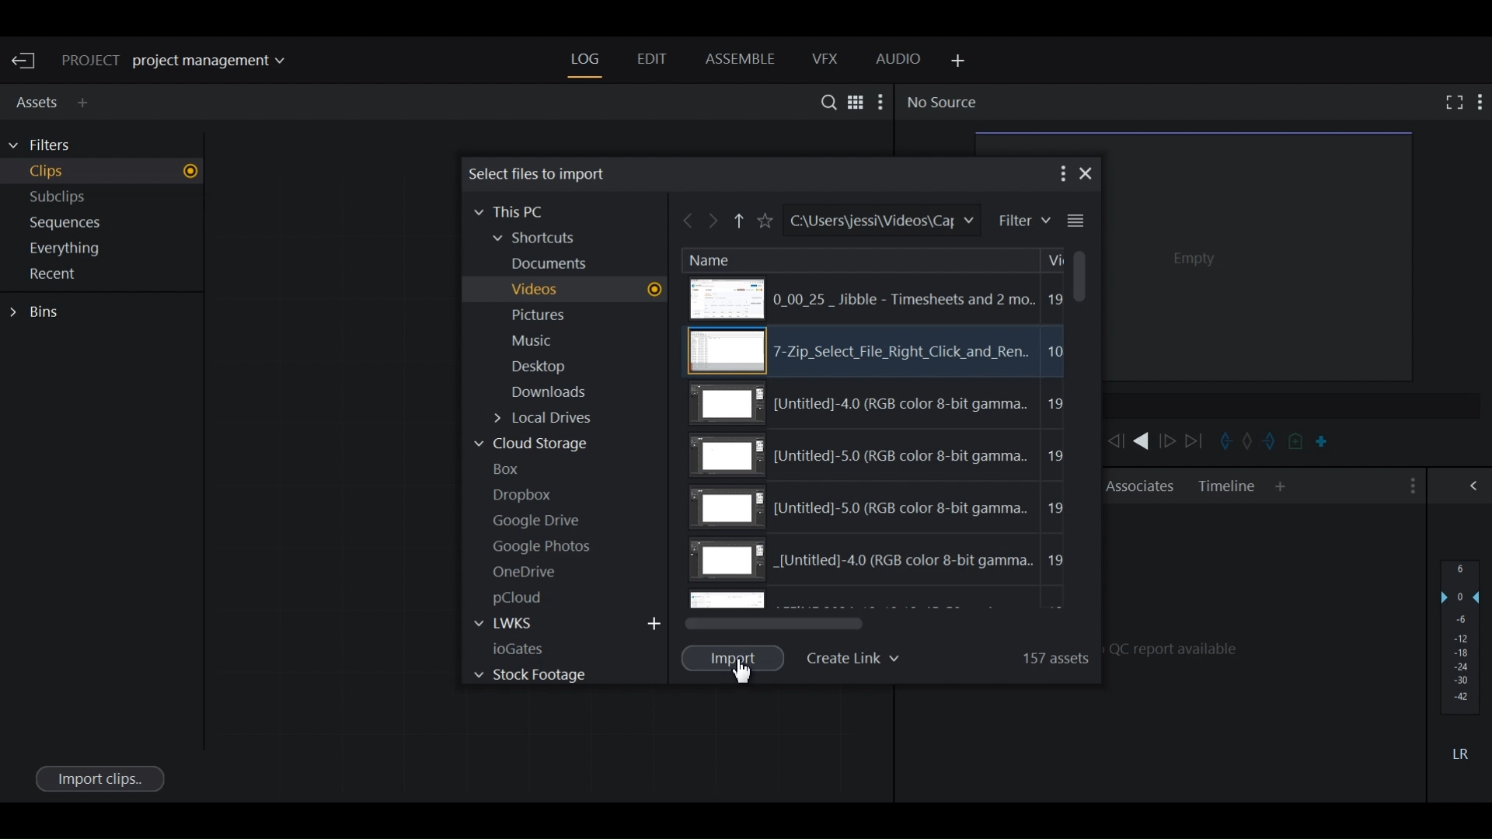 Image resolution: width=1492 pixels, height=839 pixels. I want to click on Show sequences in current project, so click(106, 225).